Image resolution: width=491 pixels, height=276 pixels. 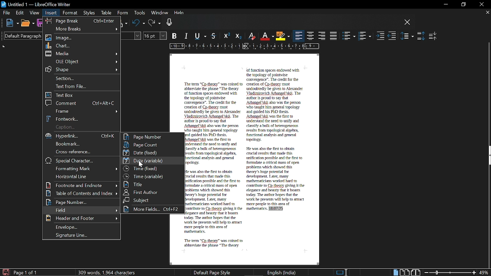 What do you see at coordinates (141, 164) in the screenshot?
I see `cursor` at bounding box center [141, 164].